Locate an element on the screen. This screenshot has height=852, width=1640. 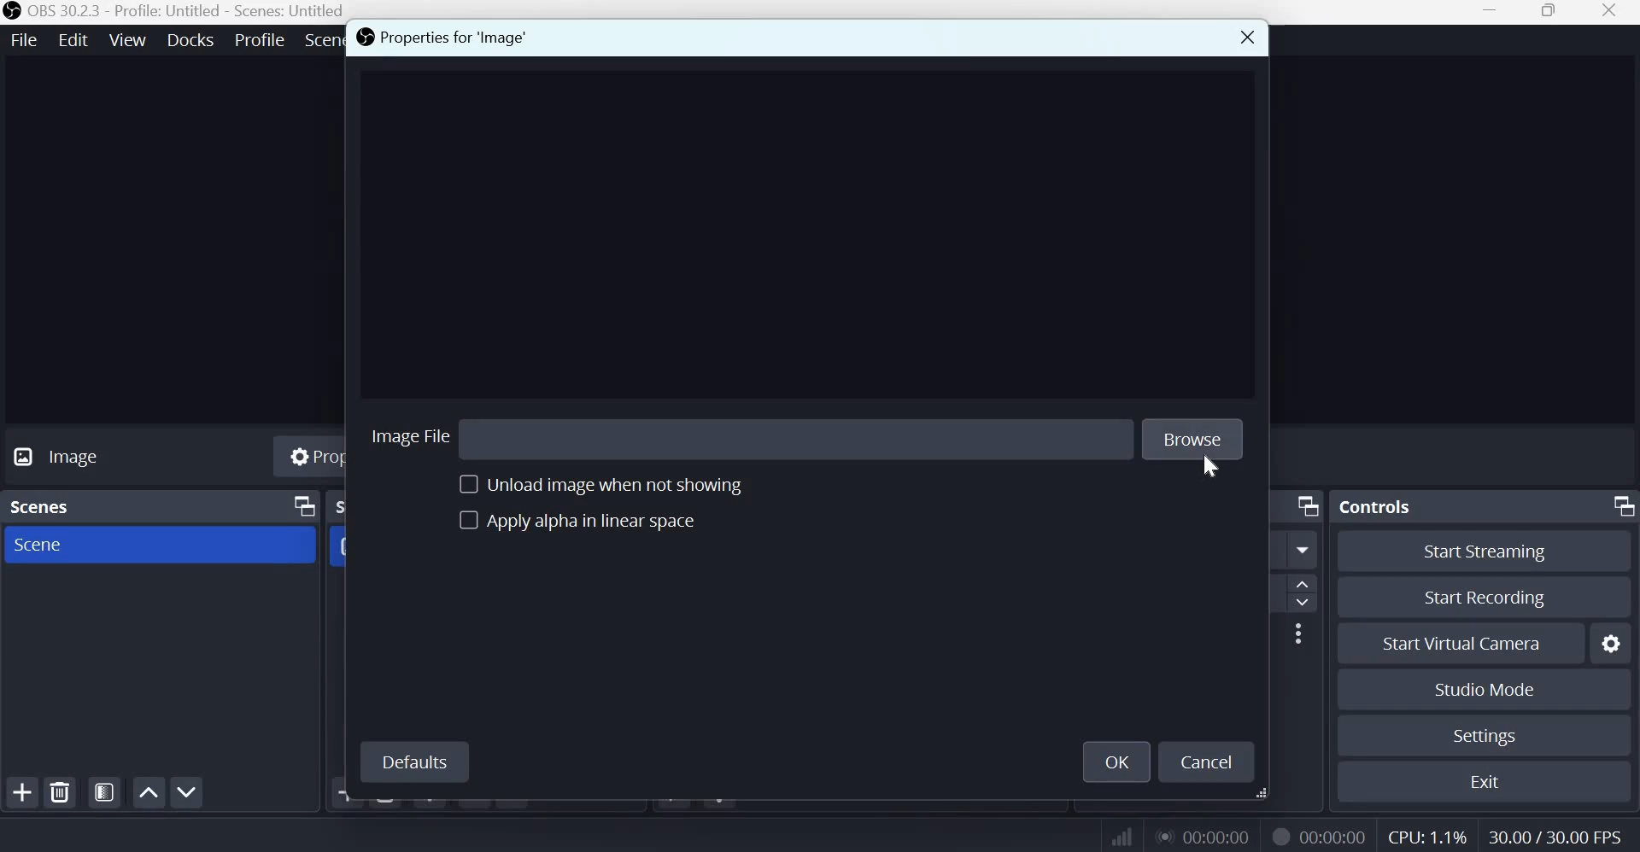
Exit is located at coordinates (1486, 779).